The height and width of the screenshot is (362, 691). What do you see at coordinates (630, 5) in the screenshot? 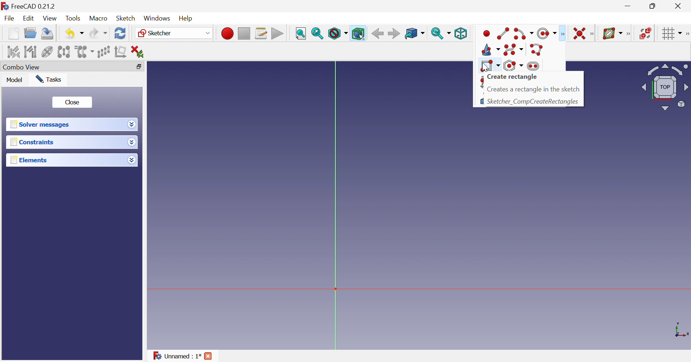
I see `Minimize` at bounding box center [630, 5].